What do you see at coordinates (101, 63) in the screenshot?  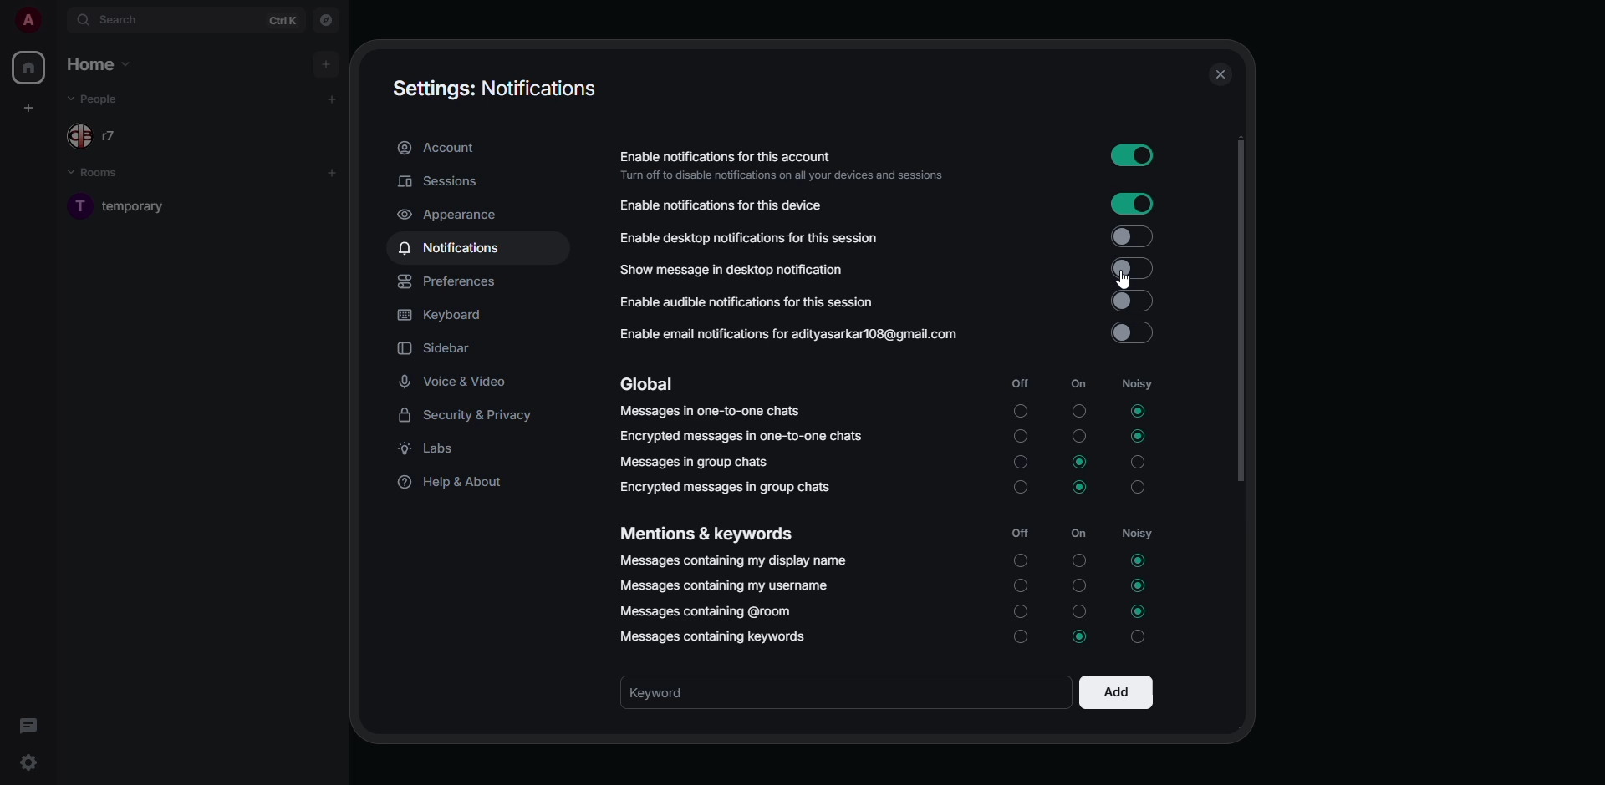 I see `home` at bounding box center [101, 63].